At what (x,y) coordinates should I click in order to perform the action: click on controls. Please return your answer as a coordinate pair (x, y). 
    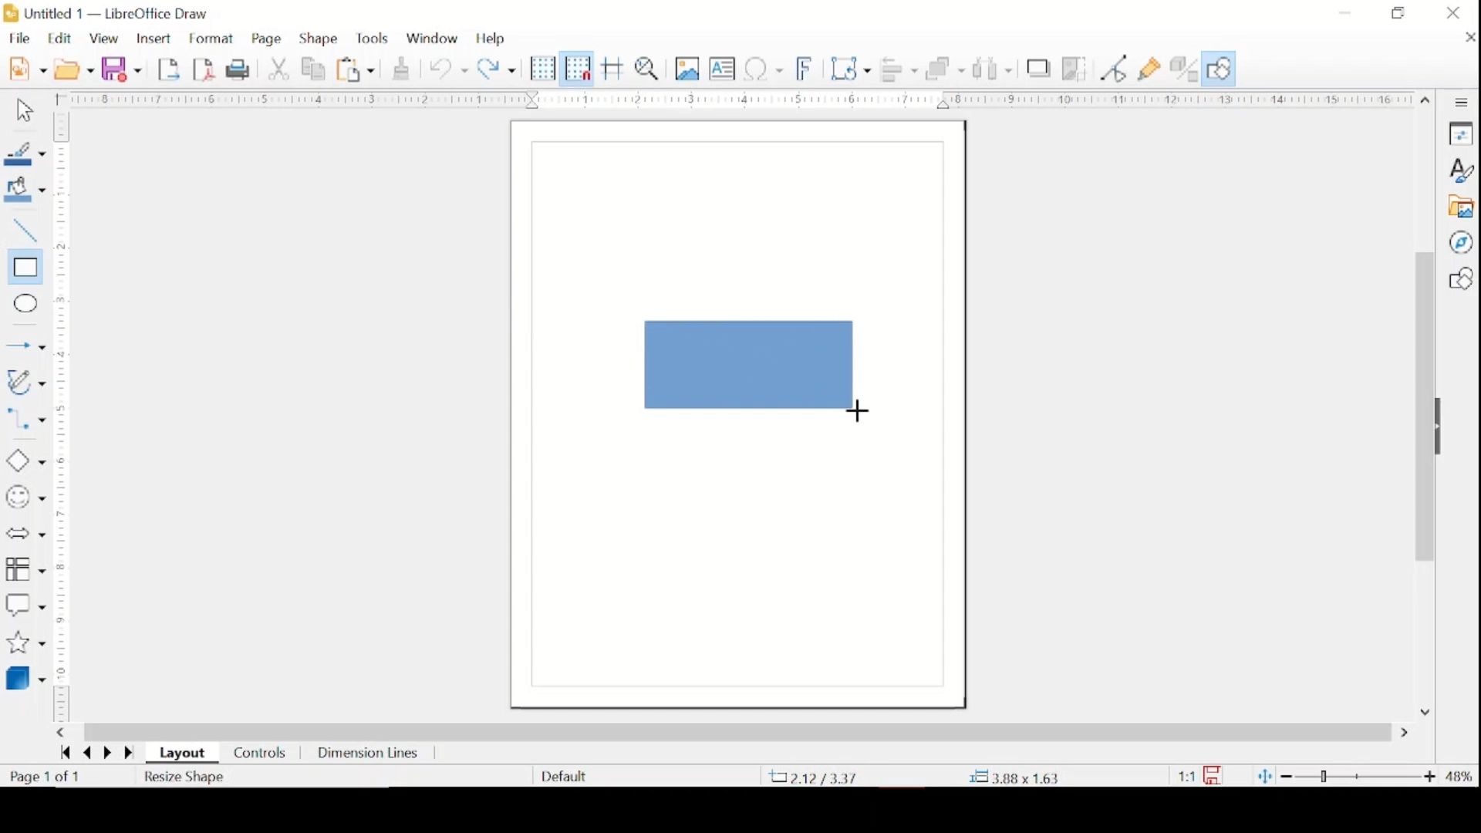
    Looking at the image, I should click on (261, 754).